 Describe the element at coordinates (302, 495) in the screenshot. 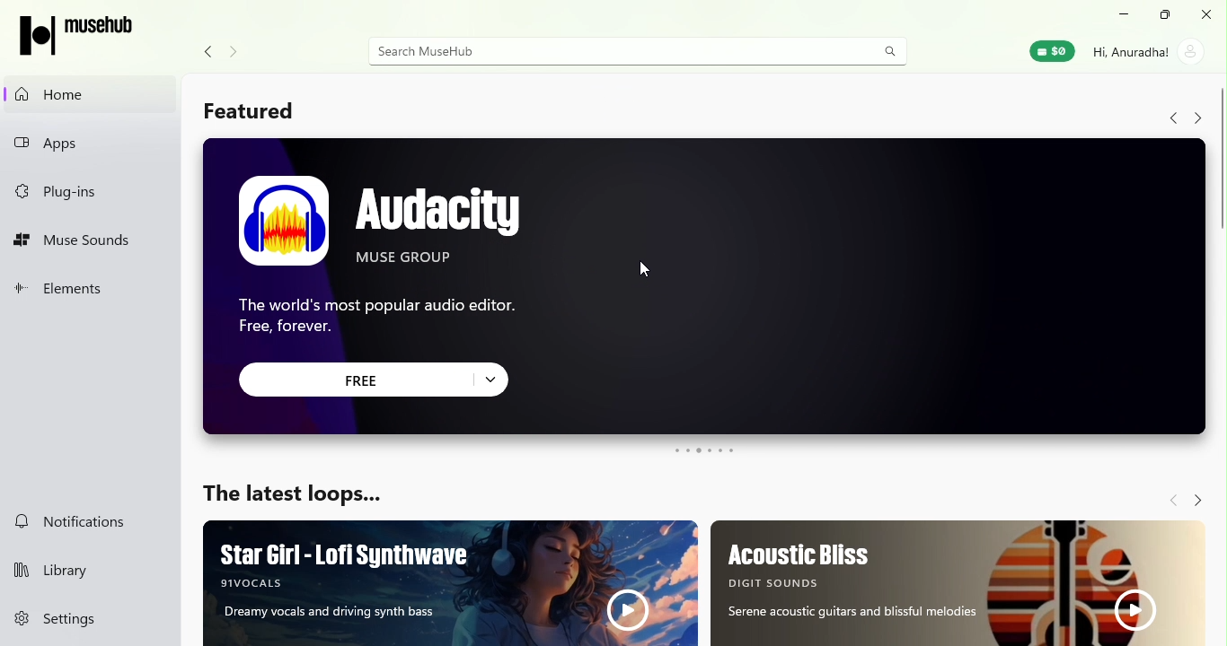

I see `The latest loops` at that location.